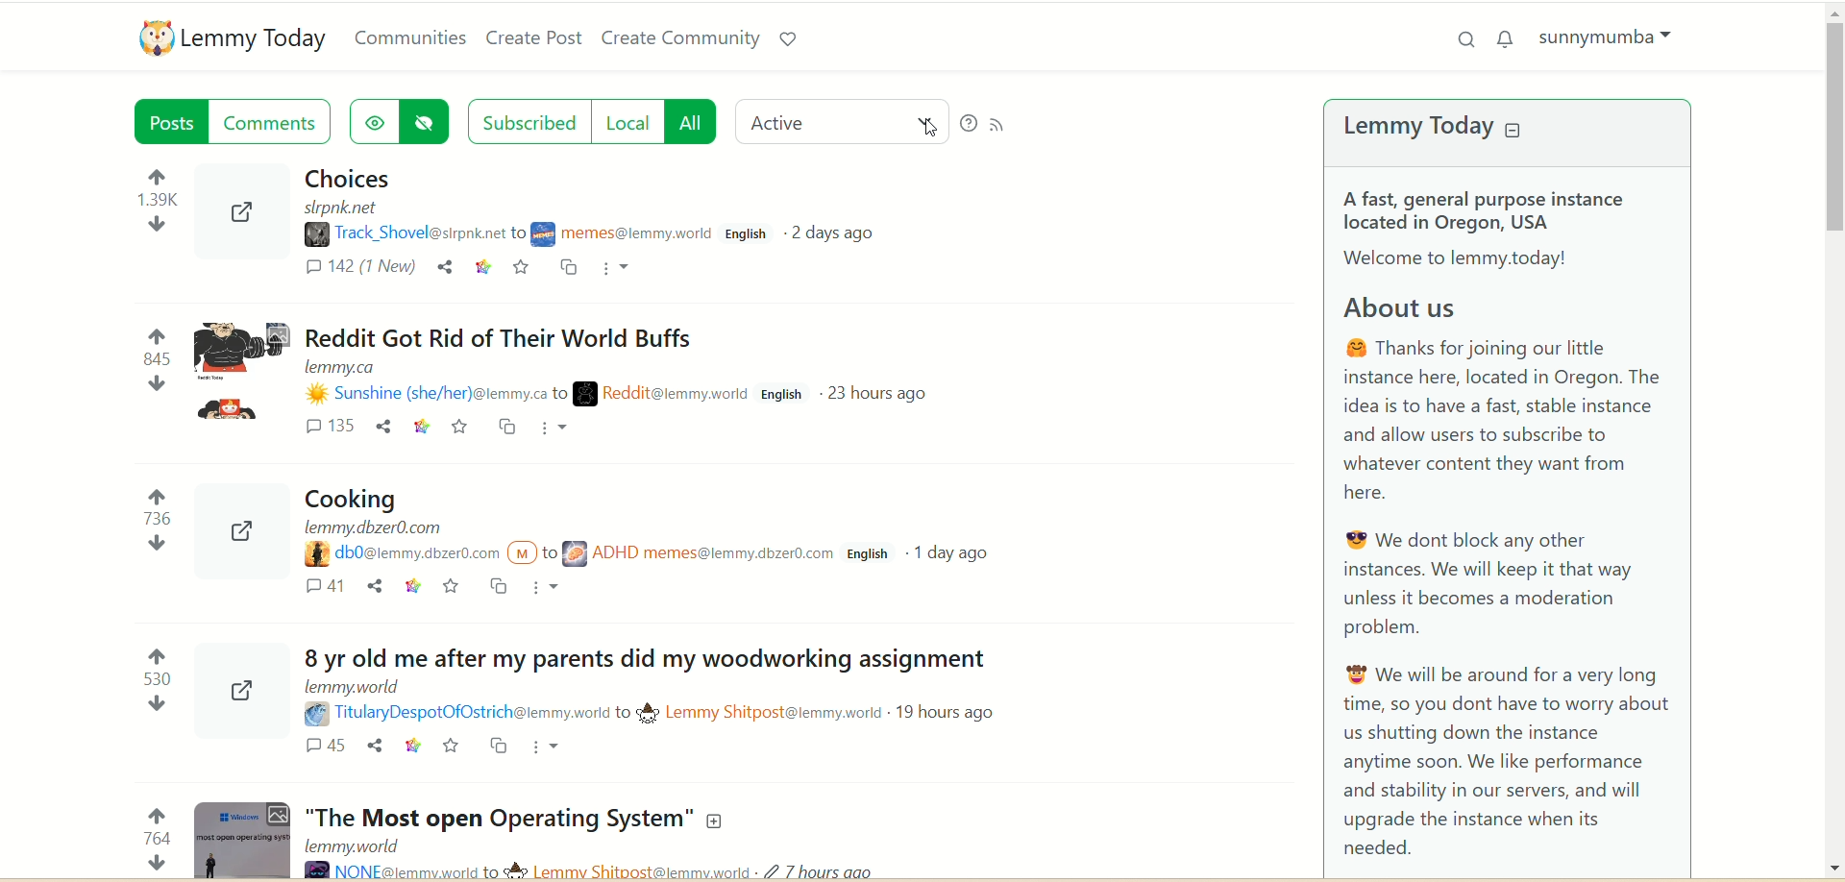 The width and height of the screenshot is (1845, 882). What do you see at coordinates (783, 396) in the screenshot?
I see `English` at bounding box center [783, 396].